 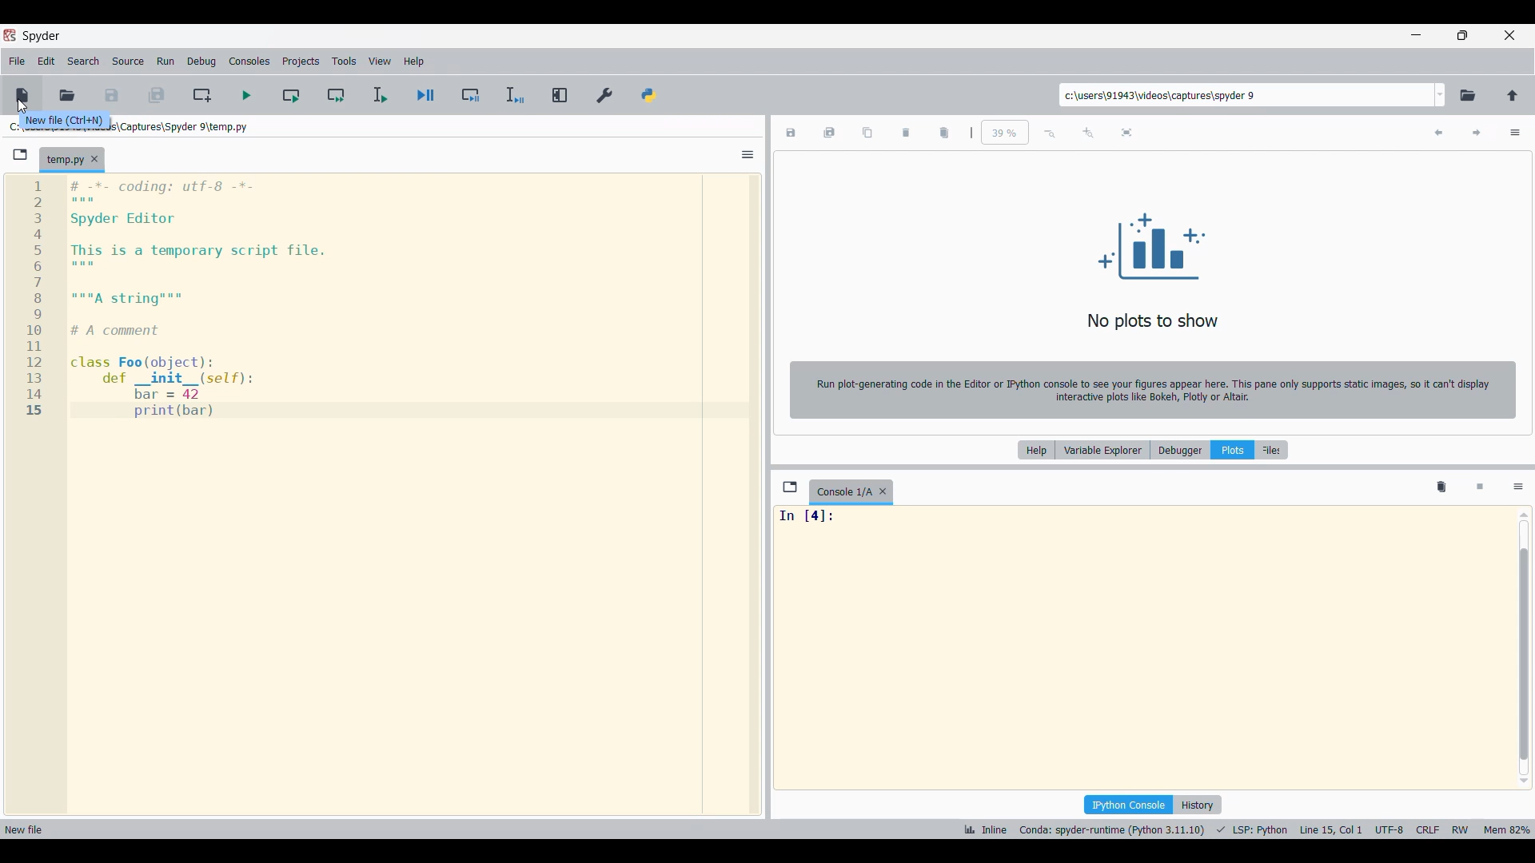 I want to click on new file, so click(x=30, y=829).